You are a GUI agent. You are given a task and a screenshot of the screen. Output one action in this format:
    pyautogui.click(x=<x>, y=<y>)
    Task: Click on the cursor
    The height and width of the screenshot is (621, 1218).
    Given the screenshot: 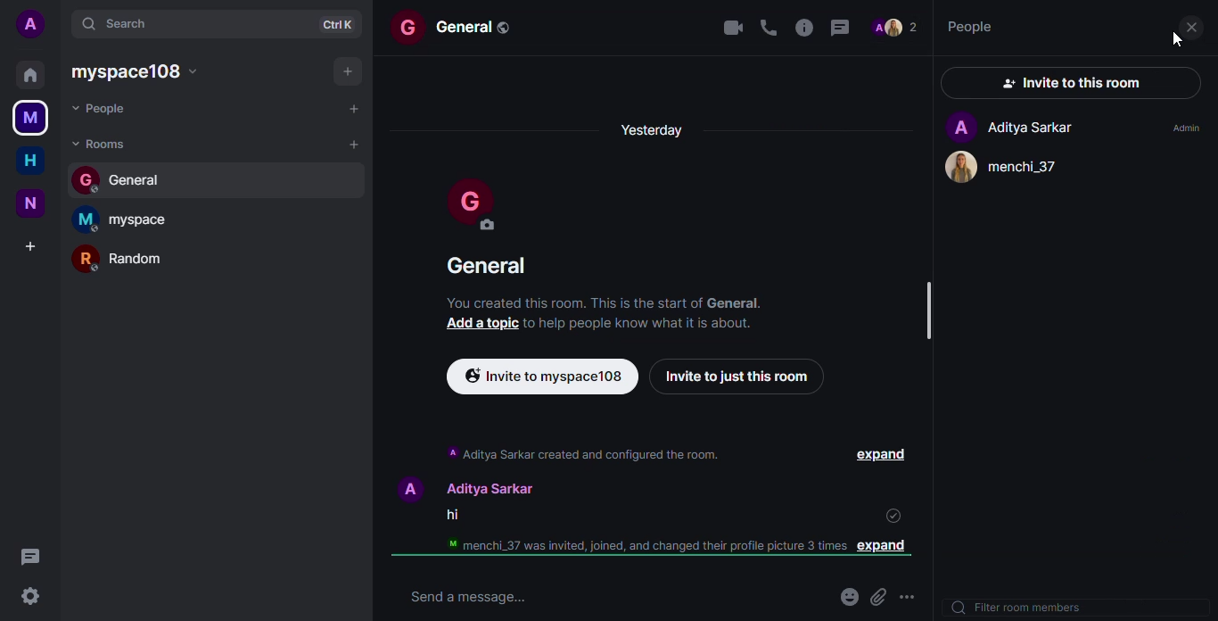 What is the action you would take?
    pyautogui.click(x=1170, y=42)
    